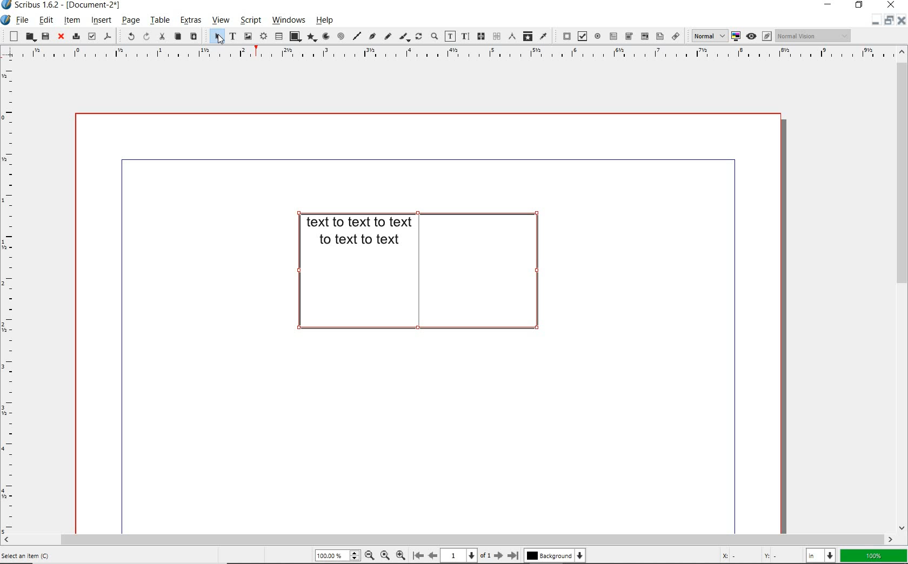 This screenshot has width=908, height=564. I want to click on copy item properties, so click(527, 36).